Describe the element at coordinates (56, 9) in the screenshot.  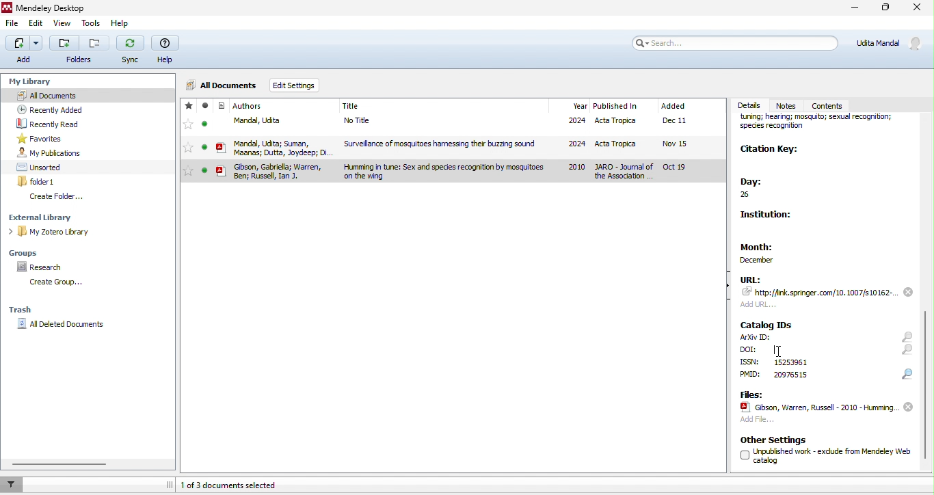
I see `Mendeley Desktop` at that location.